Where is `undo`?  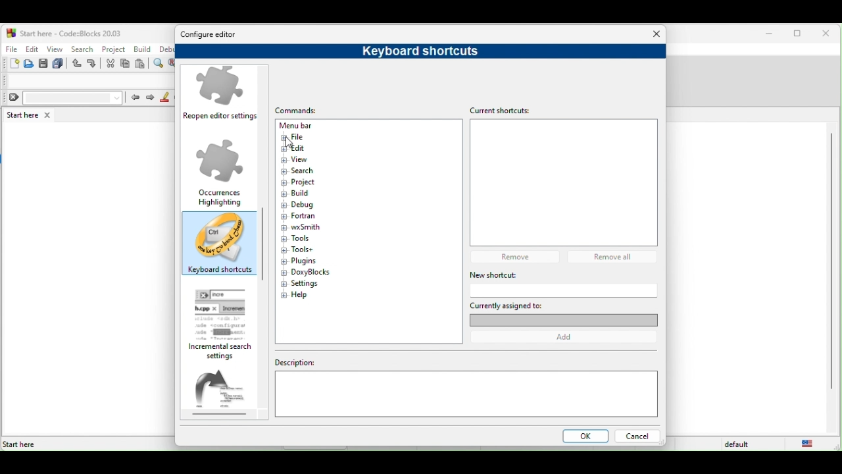 undo is located at coordinates (78, 64).